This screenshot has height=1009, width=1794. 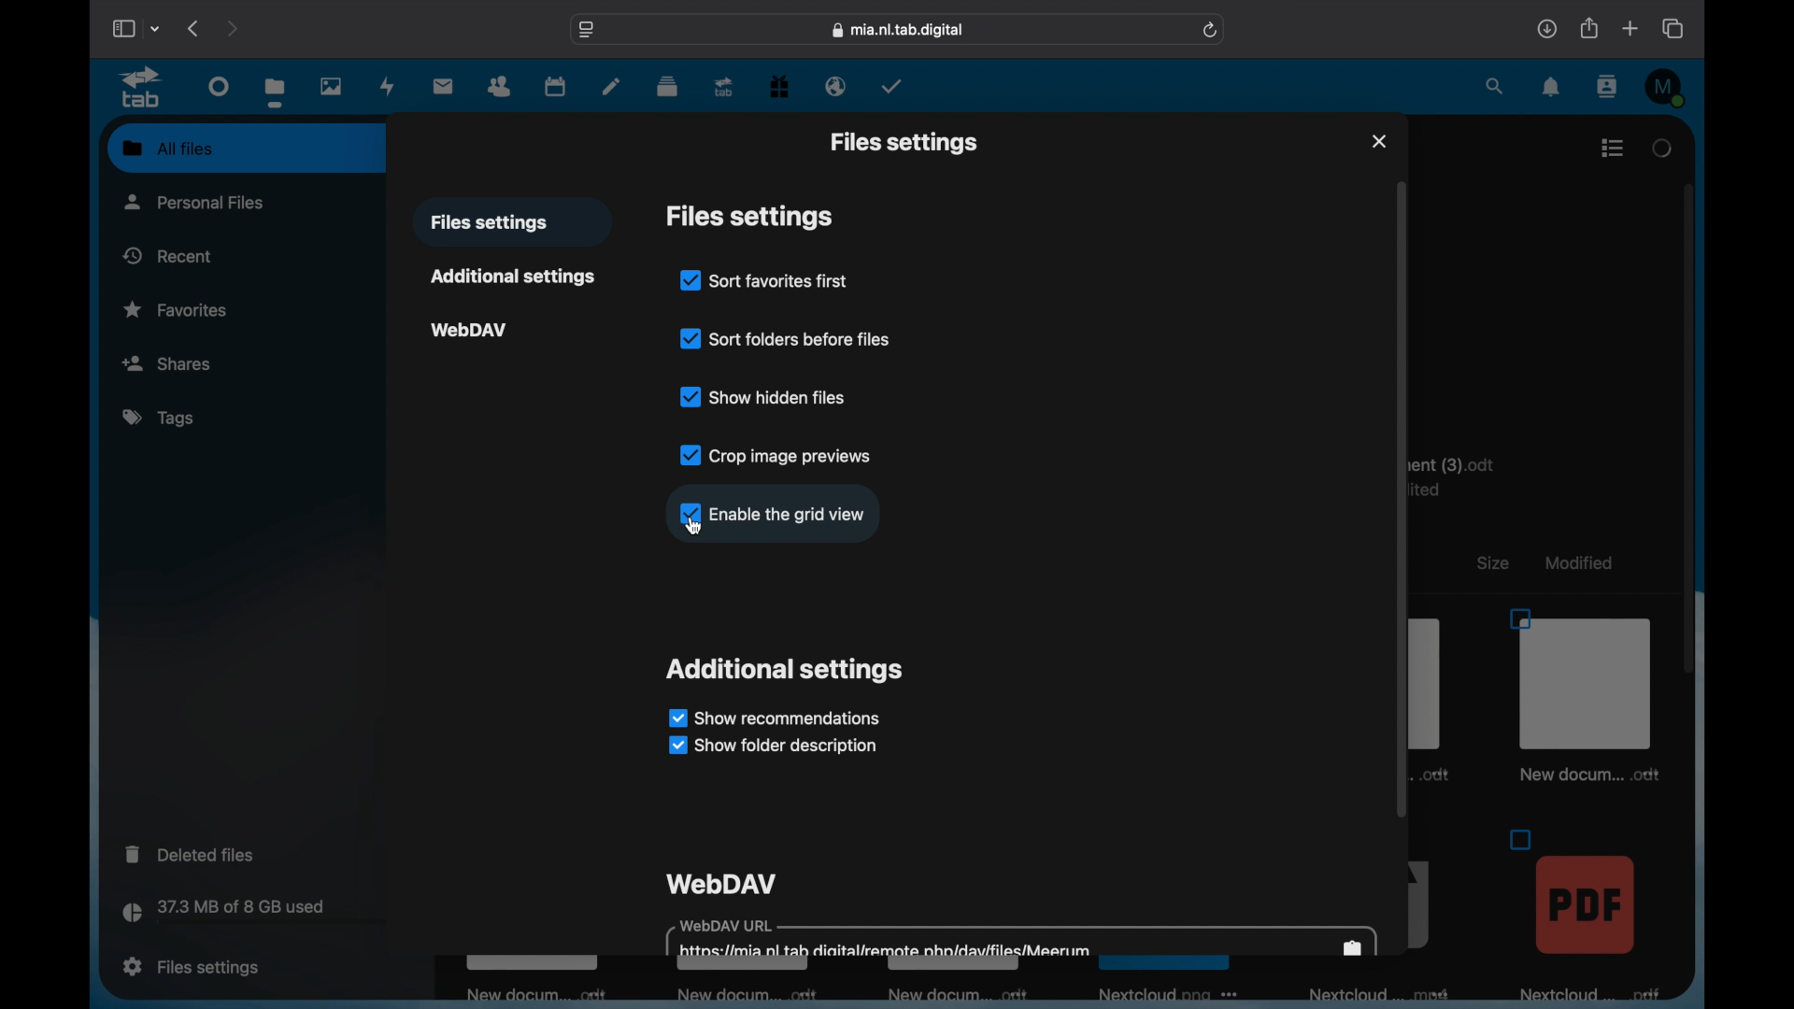 I want to click on loading, so click(x=1665, y=146).